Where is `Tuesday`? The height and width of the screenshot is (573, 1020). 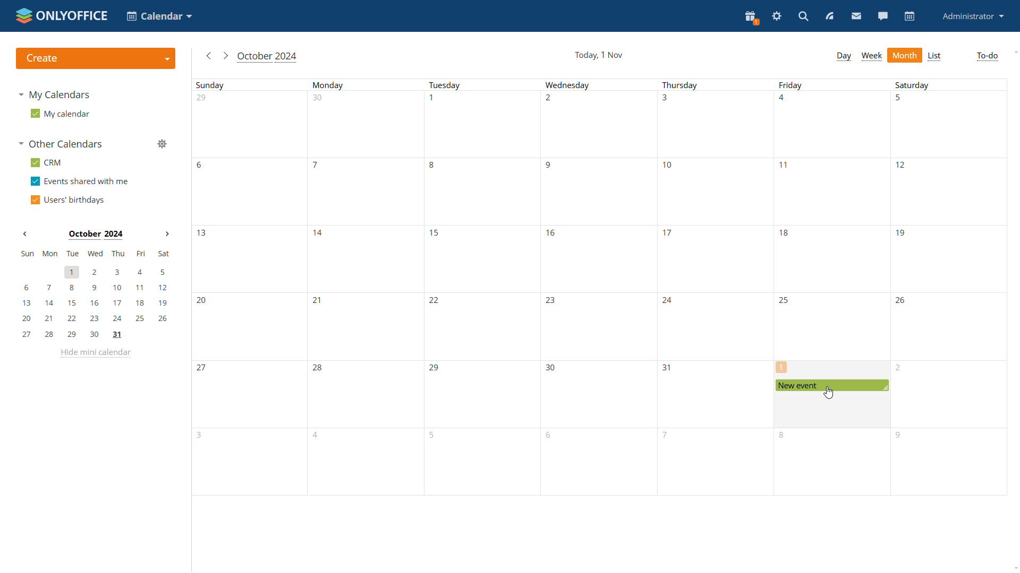
Tuesday is located at coordinates (480, 289).